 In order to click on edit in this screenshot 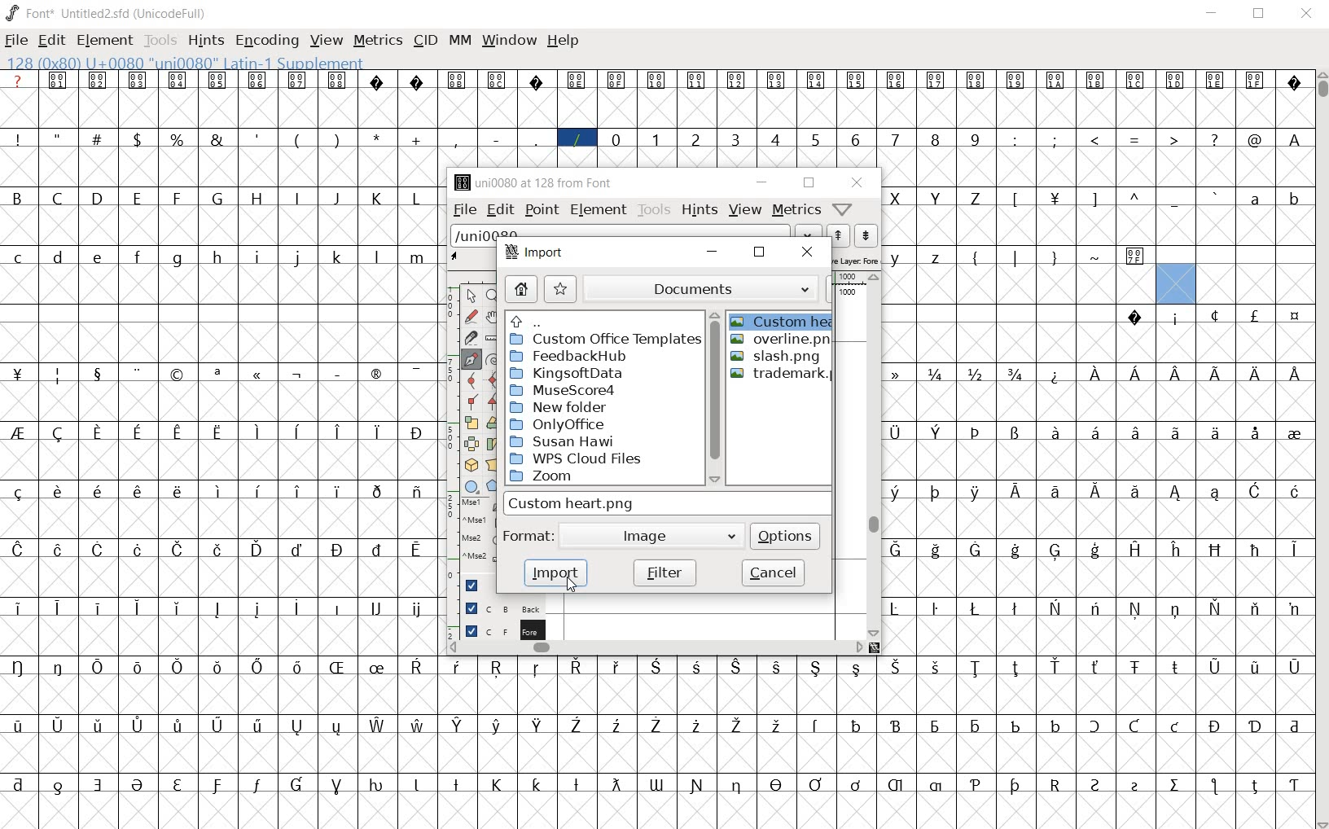, I will do `click(498, 209)`.